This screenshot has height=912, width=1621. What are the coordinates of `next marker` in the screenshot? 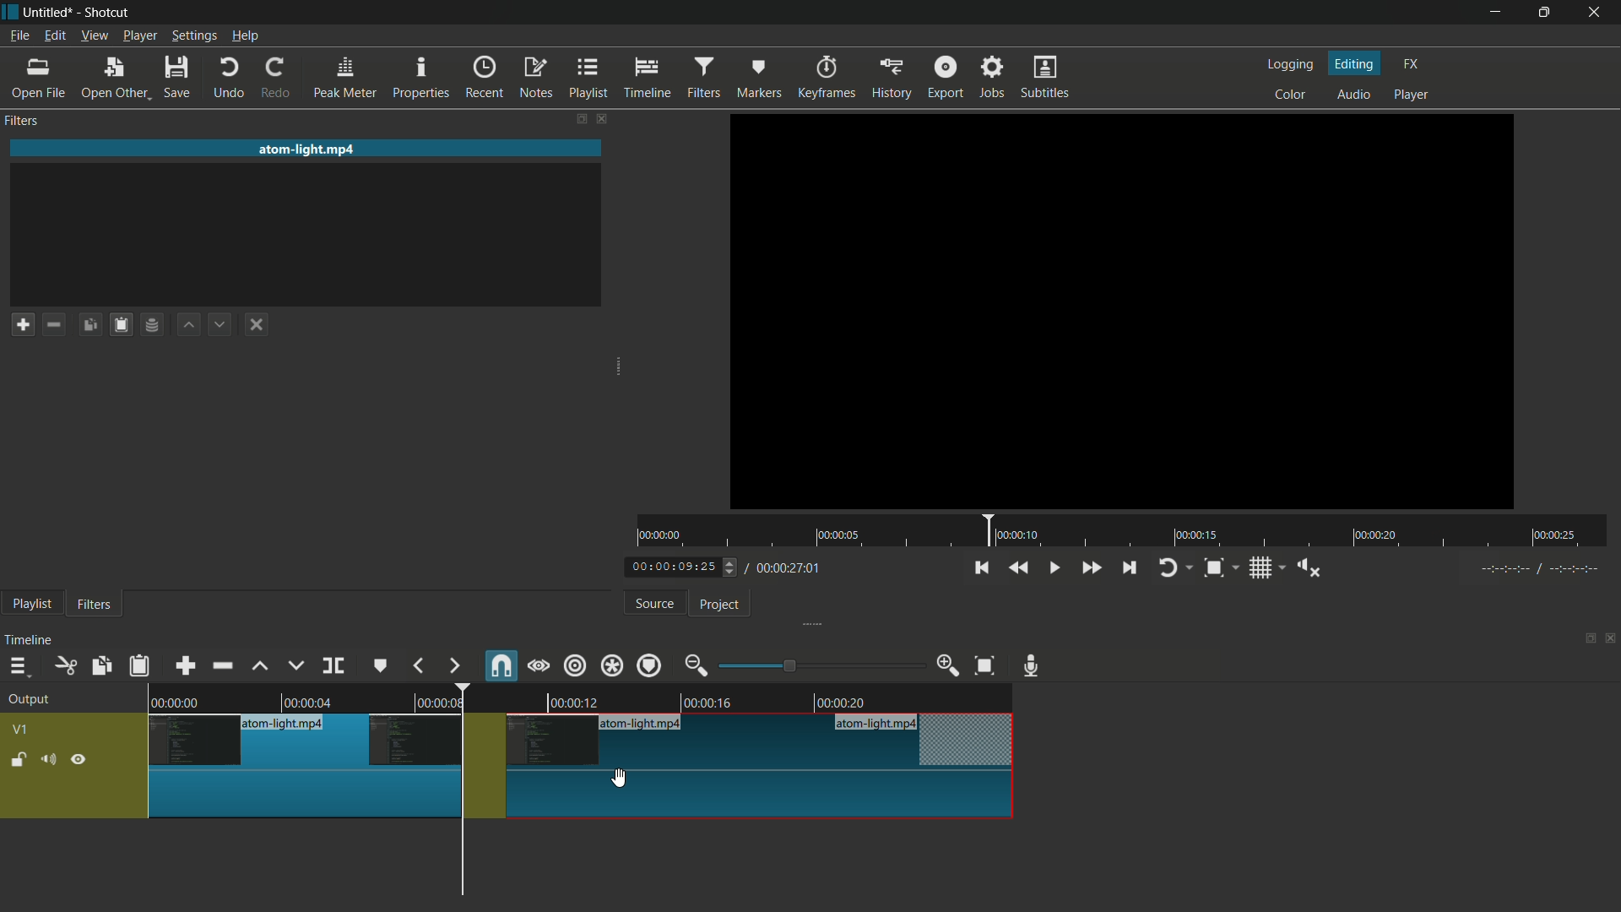 It's located at (453, 666).